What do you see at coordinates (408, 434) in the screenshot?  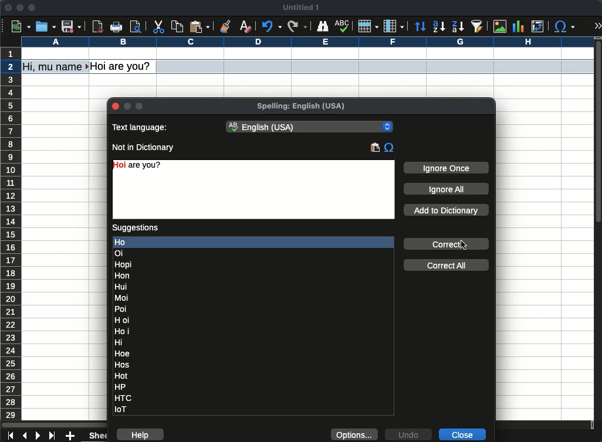 I see `undo` at bounding box center [408, 434].